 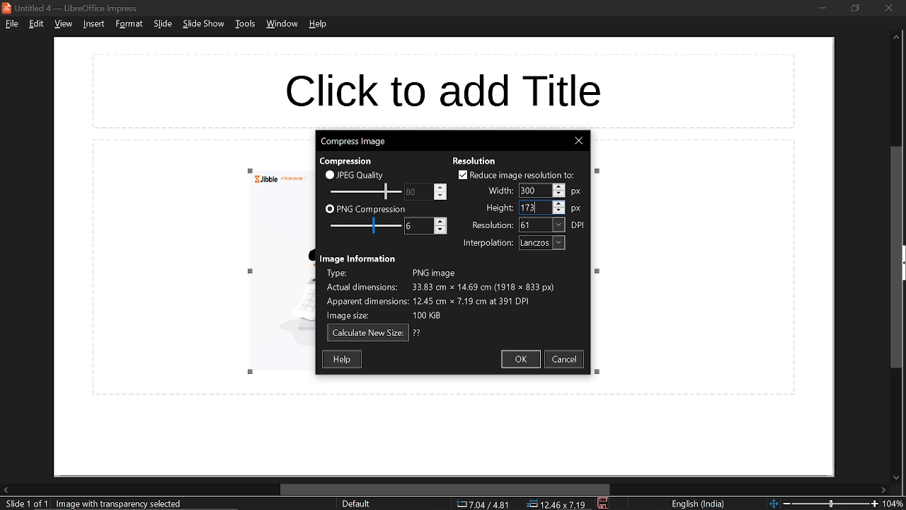 I want to click on file, so click(x=11, y=25).